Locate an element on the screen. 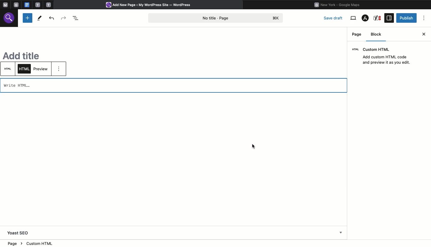 This screenshot has height=247, width=431. View is located at coordinates (353, 18).